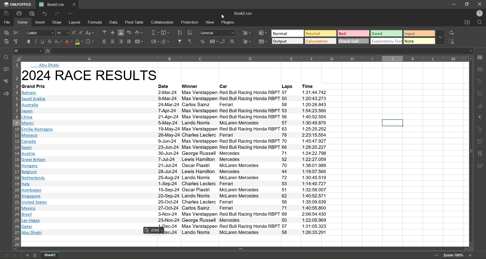  Describe the element at coordinates (231, 22) in the screenshot. I see `plugins` at that location.